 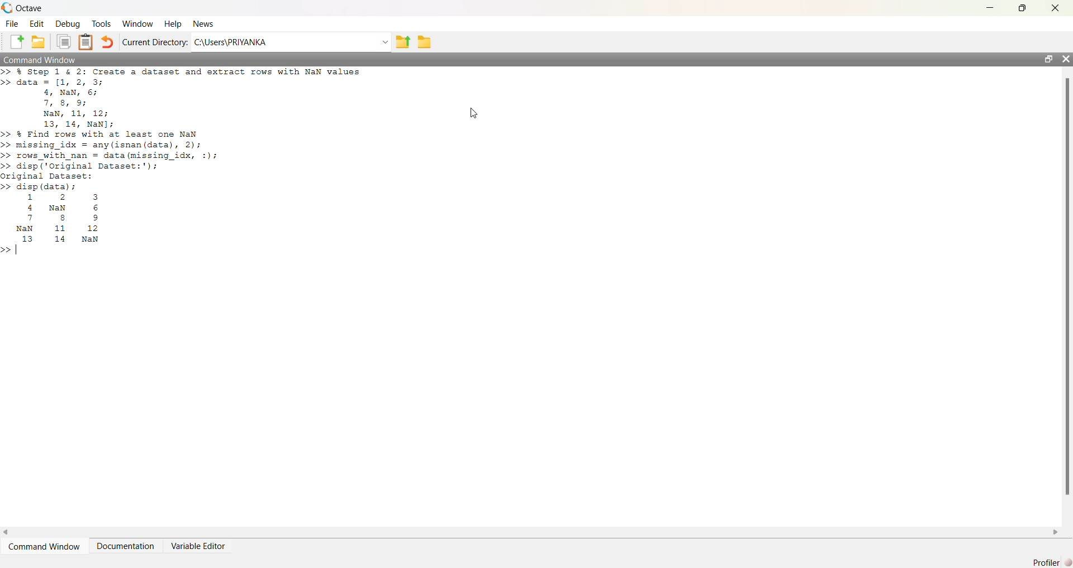 I want to click on close, so click(x=1065, y=59).